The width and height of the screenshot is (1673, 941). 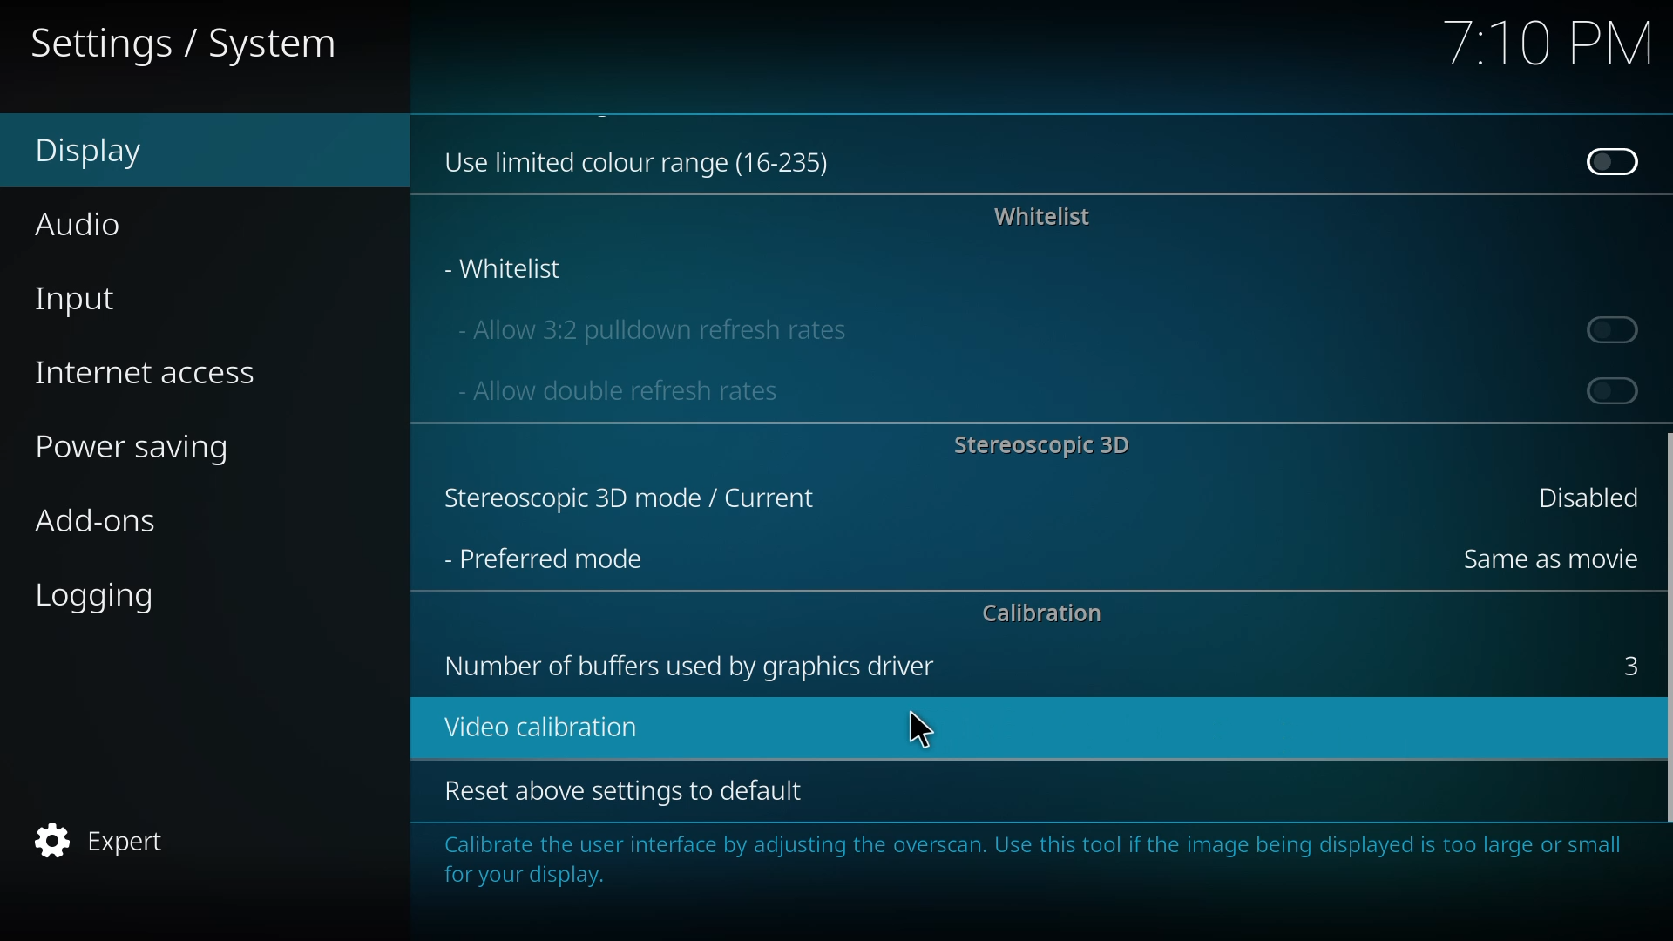 I want to click on logging, so click(x=102, y=597).